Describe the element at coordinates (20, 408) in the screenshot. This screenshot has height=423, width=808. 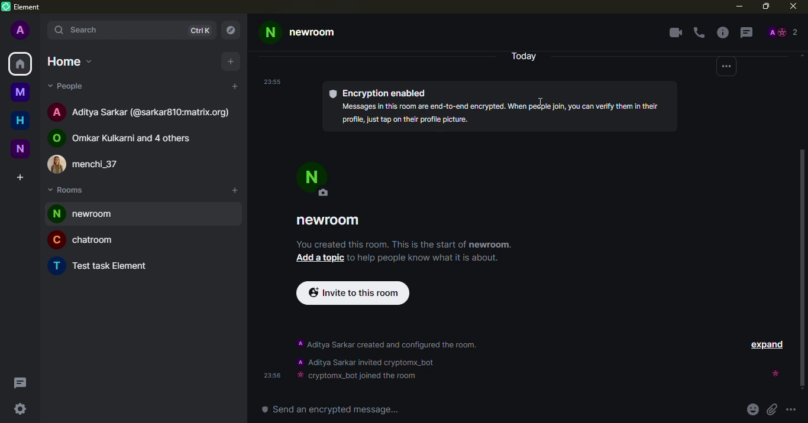
I see `quick settings` at that location.